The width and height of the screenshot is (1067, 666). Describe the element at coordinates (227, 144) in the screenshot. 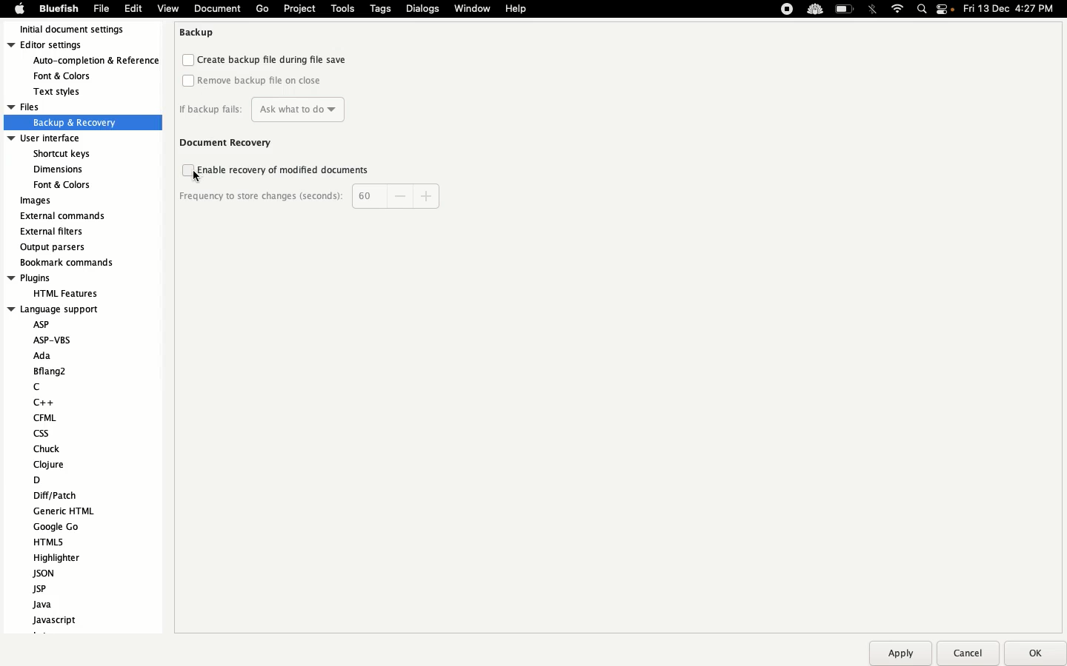

I see `Document recovery` at that location.